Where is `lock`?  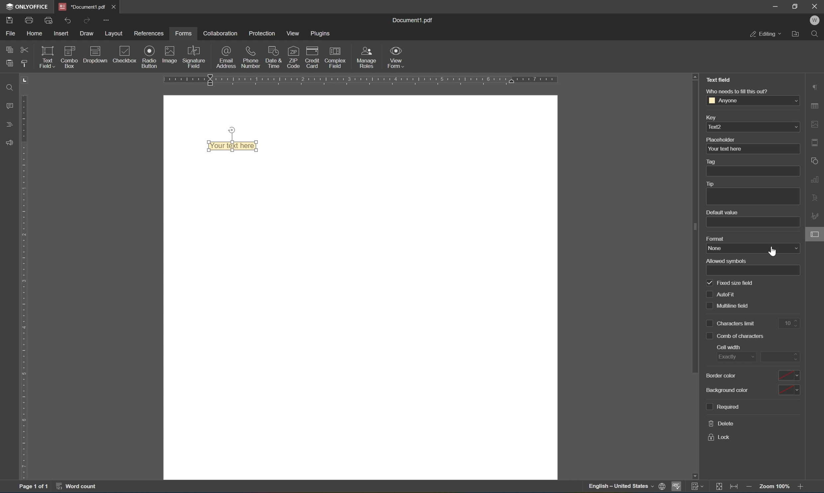 lock is located at coordinates (718, 437).